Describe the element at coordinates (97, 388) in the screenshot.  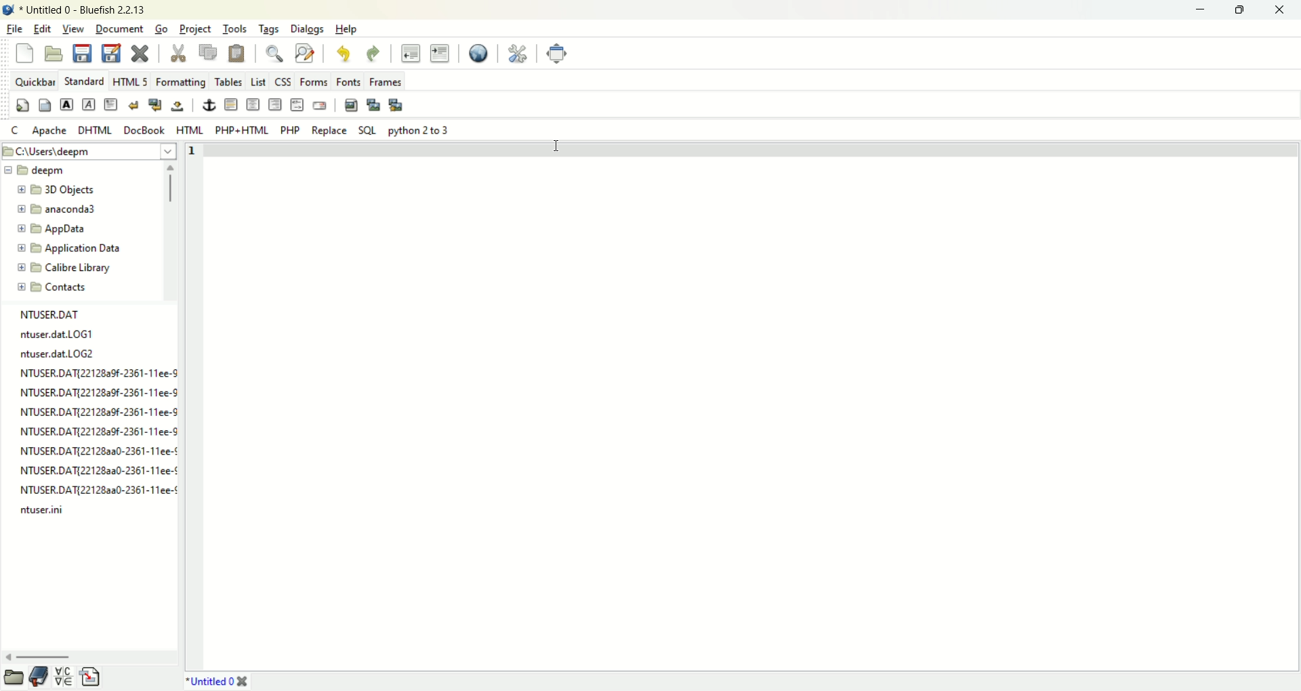
I see `NTUSER.DAT{22128a9f-2361-11ee-9` at that location.